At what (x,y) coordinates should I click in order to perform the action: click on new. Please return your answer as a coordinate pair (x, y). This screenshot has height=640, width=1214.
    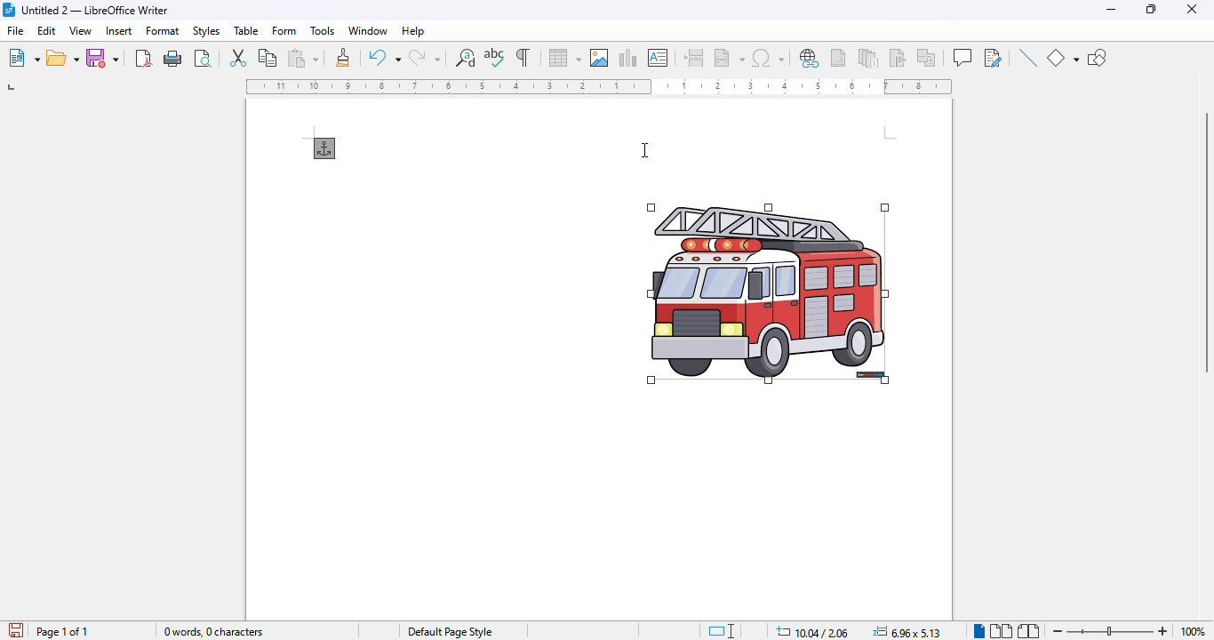
    Looking at the image, I should click on (23, 58).